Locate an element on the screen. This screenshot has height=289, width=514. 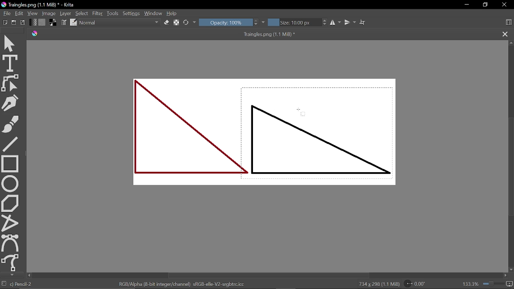
Minimize is located at coordinates (466, 5).